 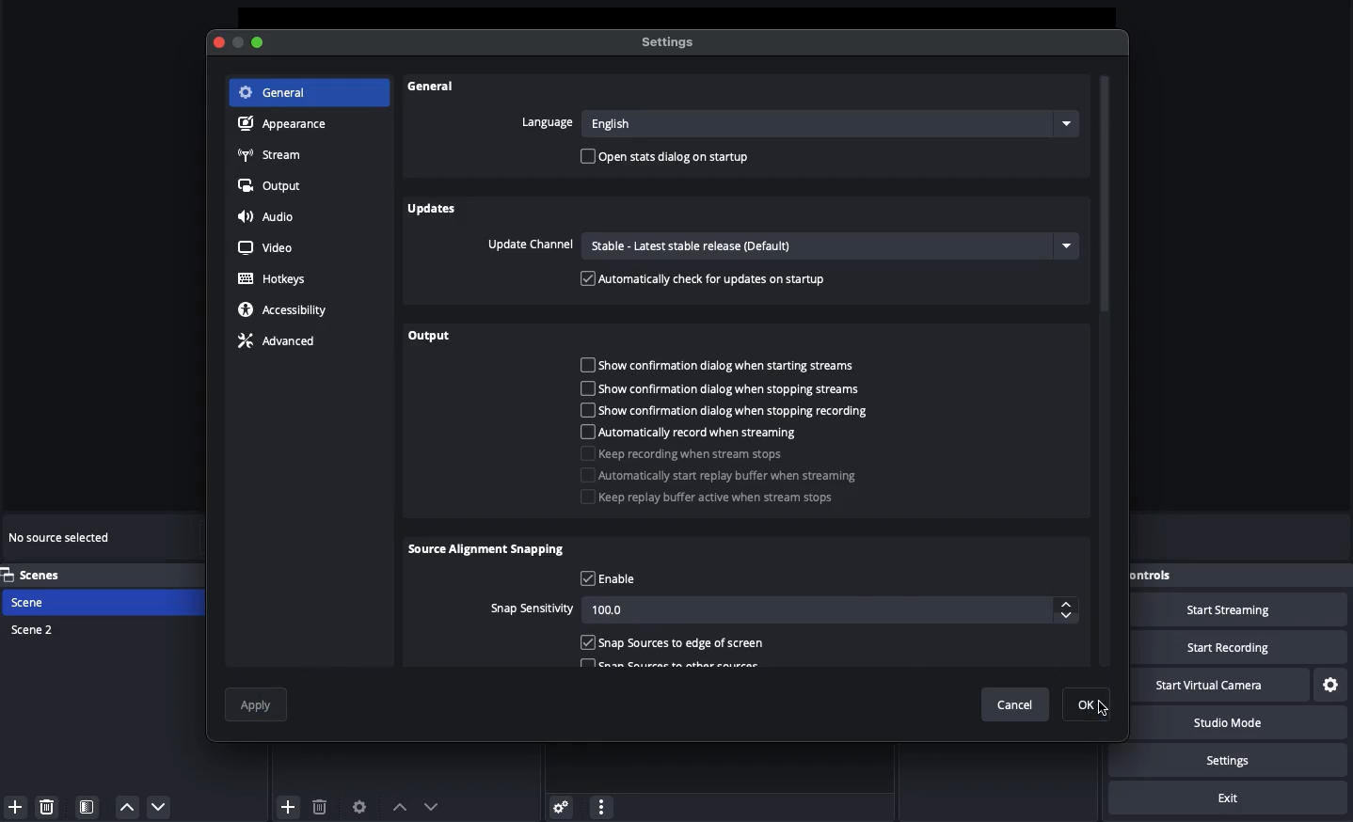 What do you see at coordinates (1332, 683) in the screenshot?
I see `Settings` at bounding box center [1332, 683].